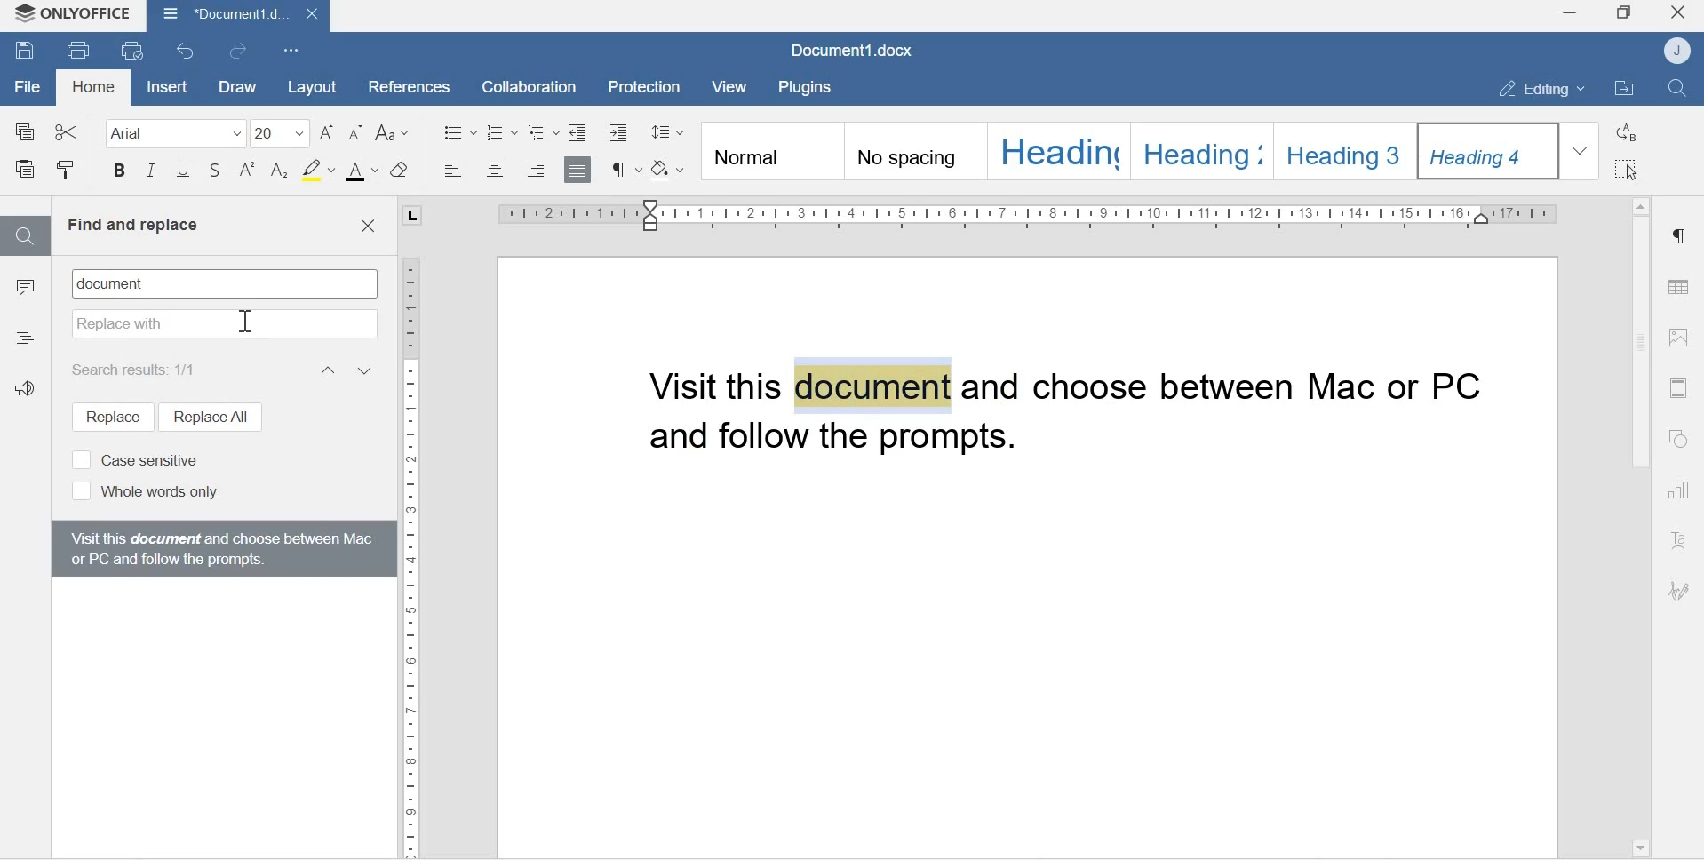  I want to click on Scrollbar, so click(1638, 345).